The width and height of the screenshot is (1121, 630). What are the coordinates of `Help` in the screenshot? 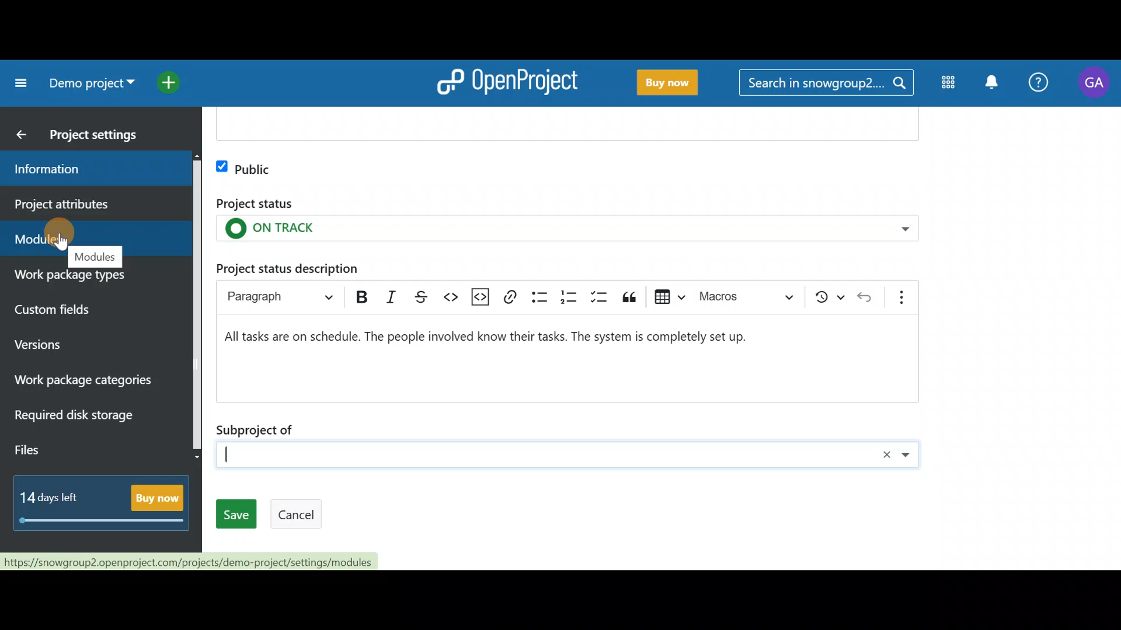 It's located at (1037, 85).